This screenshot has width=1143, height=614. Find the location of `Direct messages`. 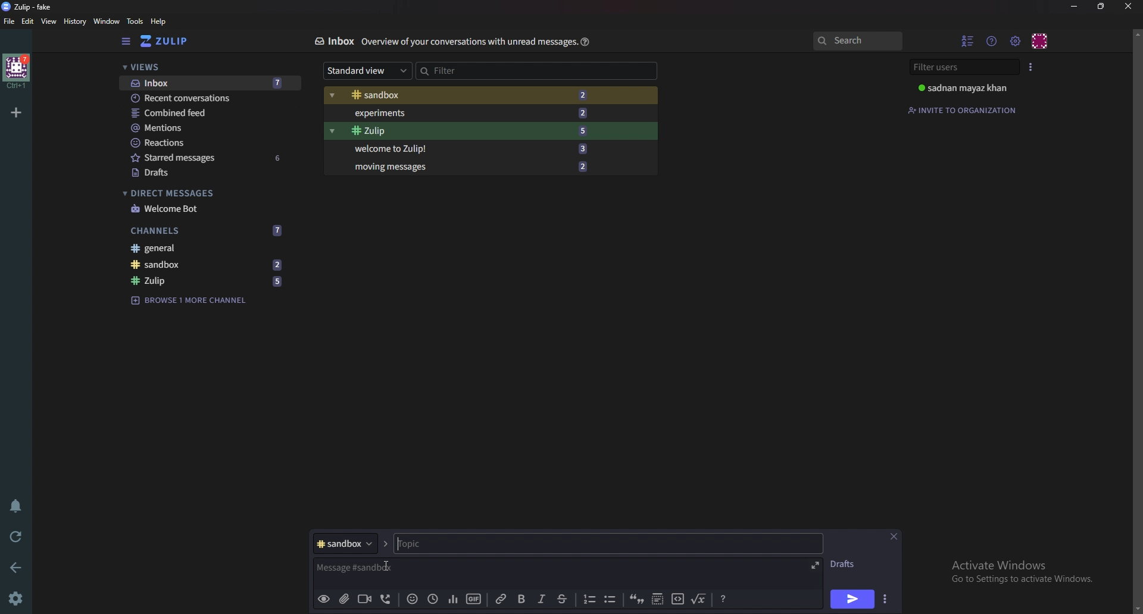

Direct messages is located at coordinates (205, 193).